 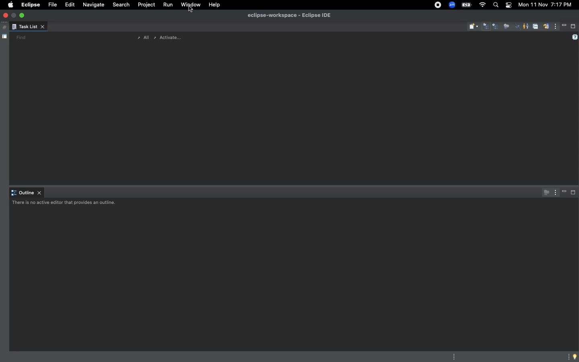 I want to click on Zoom, so click(x=452, y=5).